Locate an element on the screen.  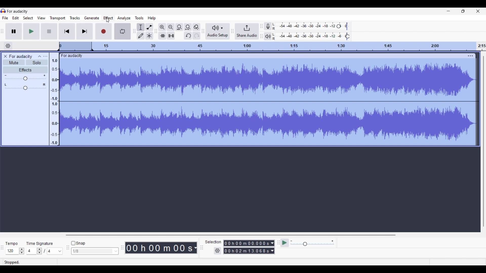
Share audio is located at coordinates (247, 31).